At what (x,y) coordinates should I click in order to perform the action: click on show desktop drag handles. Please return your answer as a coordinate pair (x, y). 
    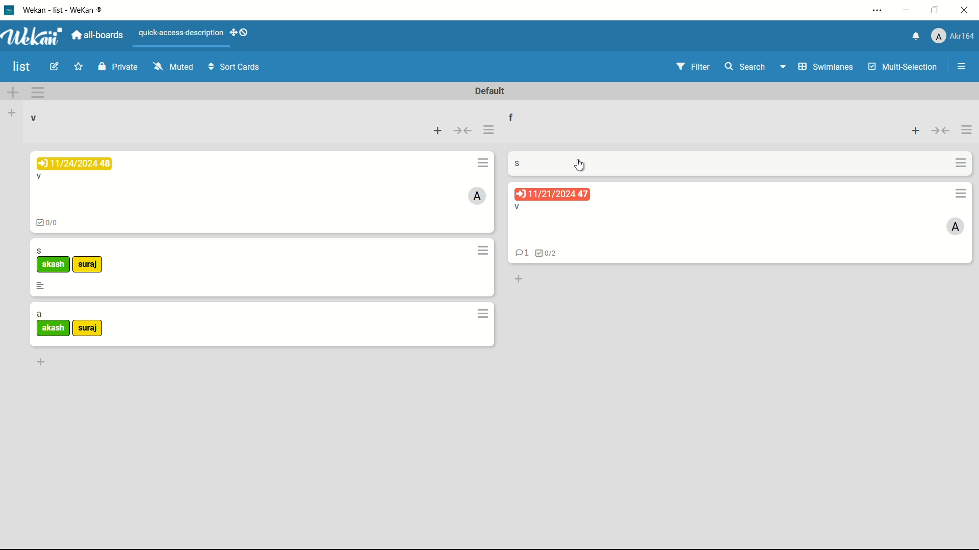
    Looking at the image, I should click on (241, 32).